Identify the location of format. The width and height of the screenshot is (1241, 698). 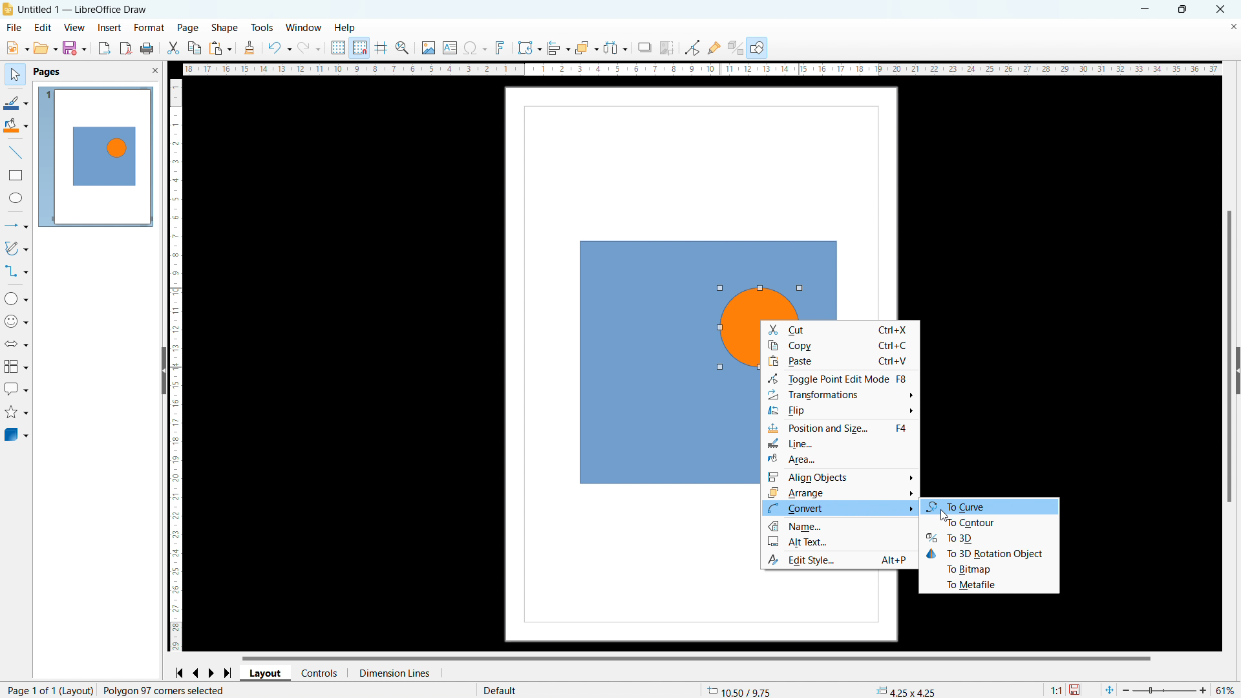
(149, 28).